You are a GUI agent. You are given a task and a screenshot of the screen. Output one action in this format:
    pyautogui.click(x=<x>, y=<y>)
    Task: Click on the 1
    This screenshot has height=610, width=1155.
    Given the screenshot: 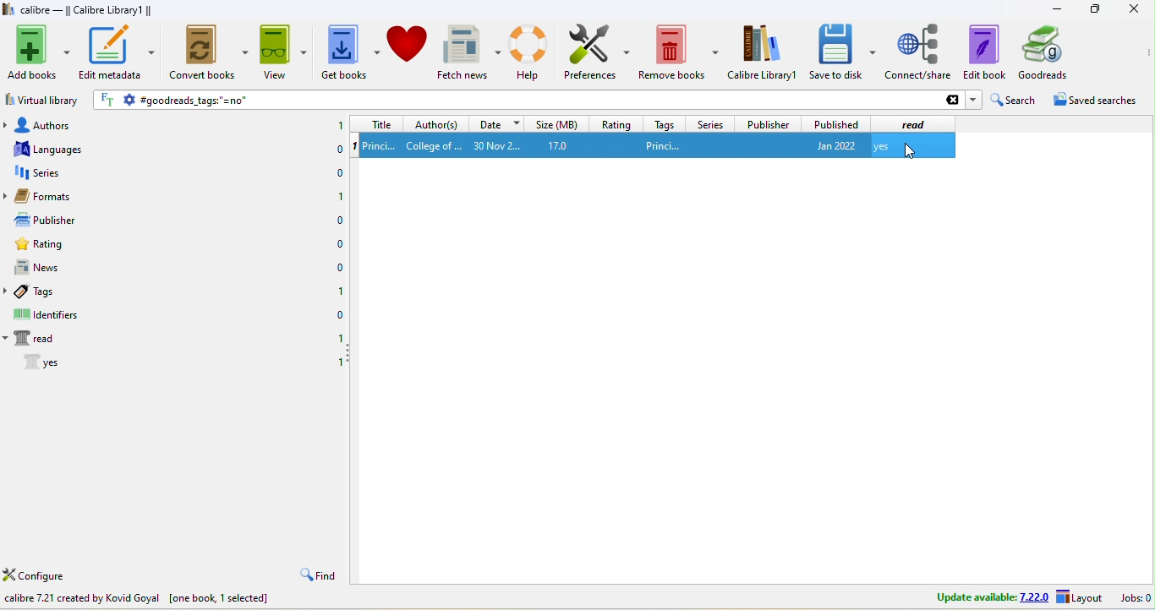 What is the action you would take?
    pyautogui.click(x=353, y=147)
    